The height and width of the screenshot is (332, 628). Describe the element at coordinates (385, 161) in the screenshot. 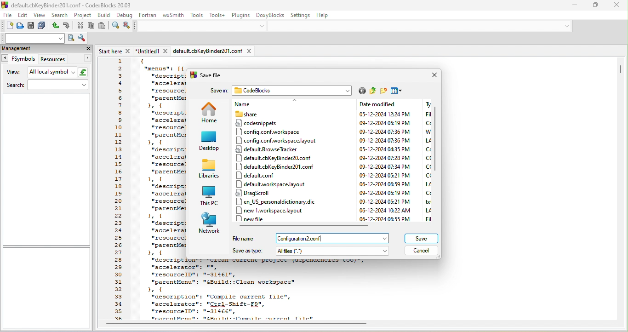

I see `date modified` at that location.